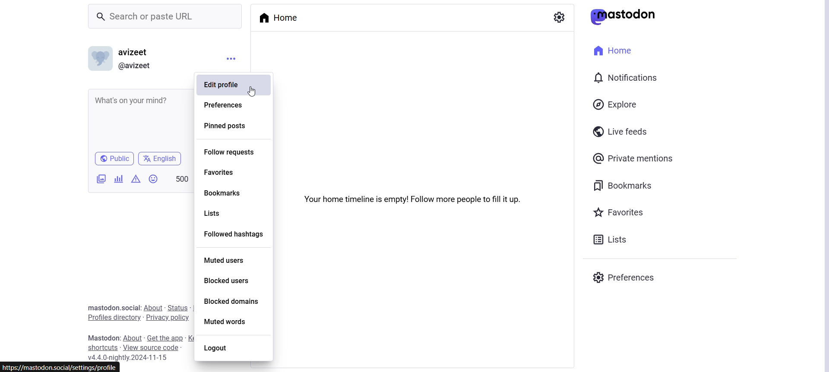 The height and width of the screenshot is (372, 829). What do you see at coordinates (100, 58) in the screenshot?
I see `Display Picture` at bounding box center [100, 58].